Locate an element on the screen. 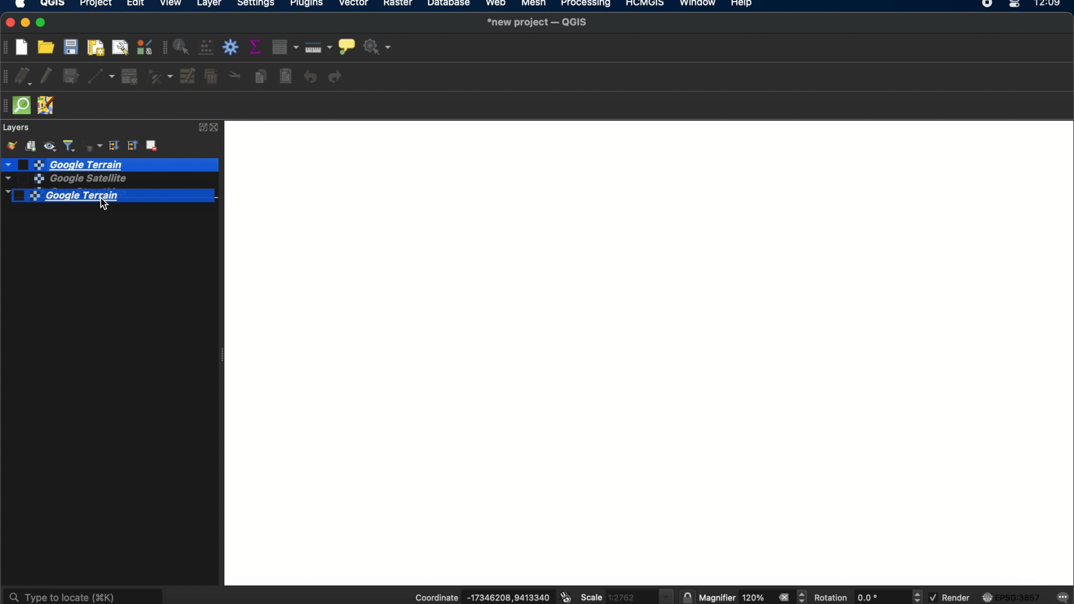  control center is located at coordinates (1016, 4).